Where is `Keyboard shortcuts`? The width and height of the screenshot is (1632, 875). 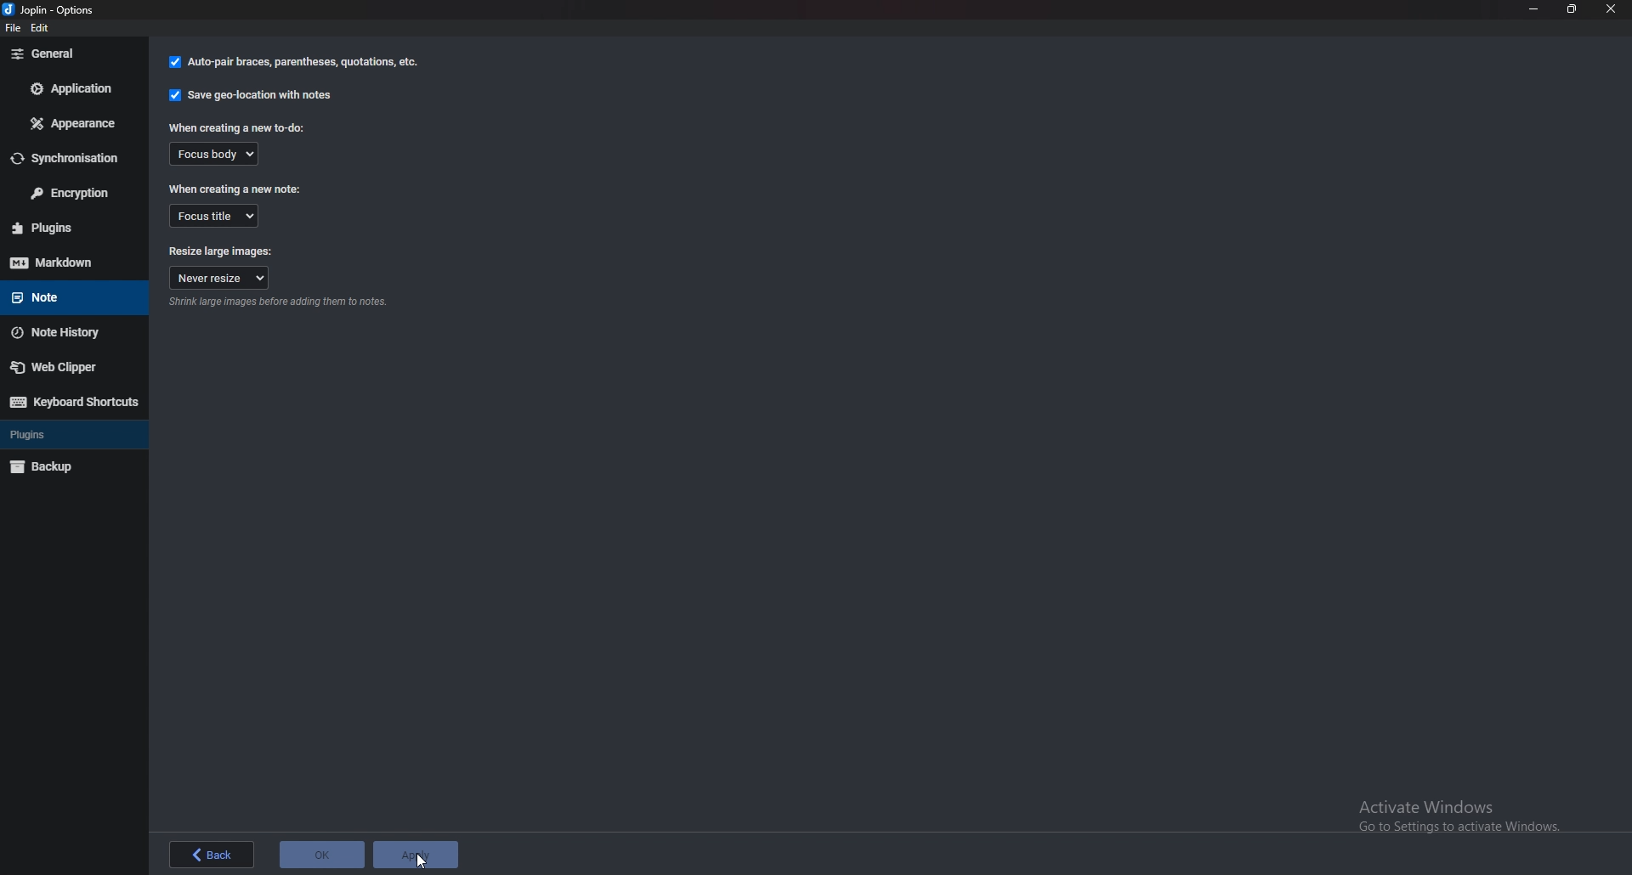 Keyboard shortcuts is located at coordinates (72, 402).